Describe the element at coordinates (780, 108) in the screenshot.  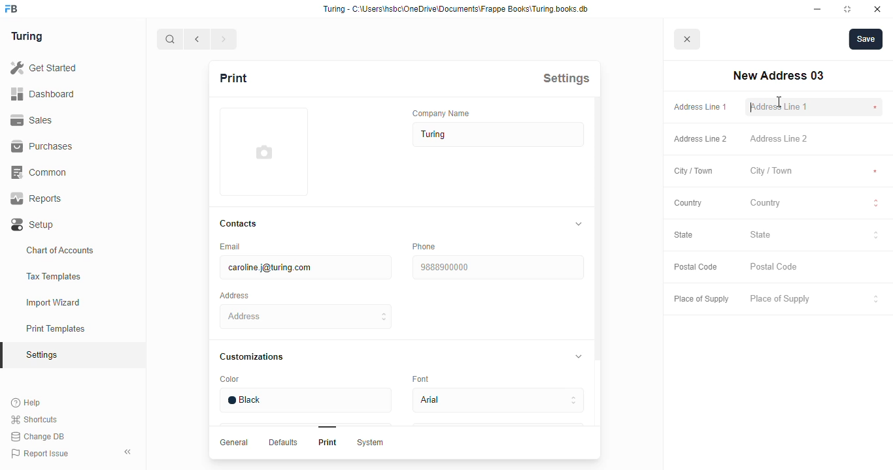
I see `address line 1 - typing` at that location.